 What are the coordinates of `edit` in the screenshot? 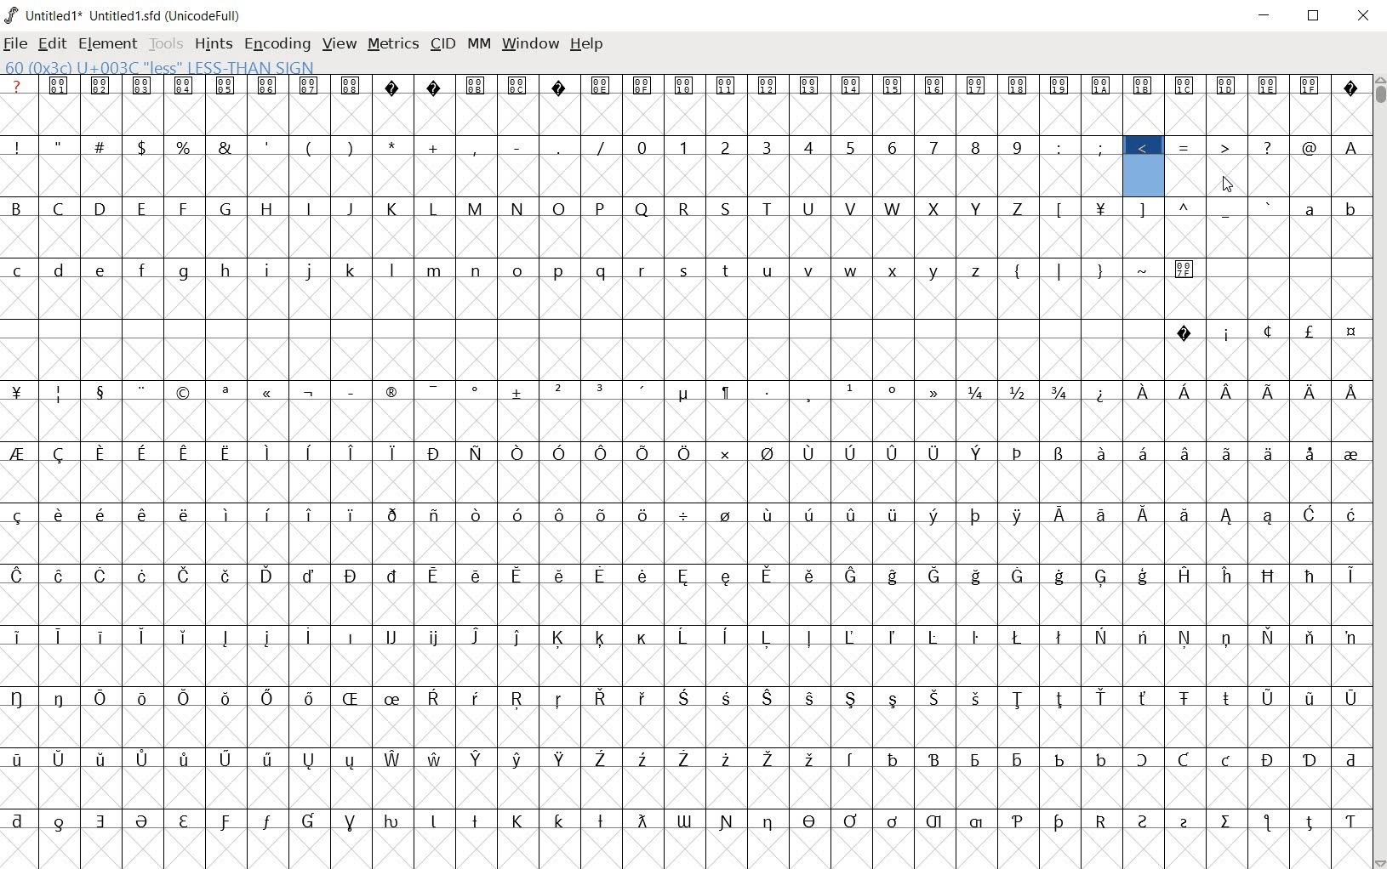 It's located at (50, 43).